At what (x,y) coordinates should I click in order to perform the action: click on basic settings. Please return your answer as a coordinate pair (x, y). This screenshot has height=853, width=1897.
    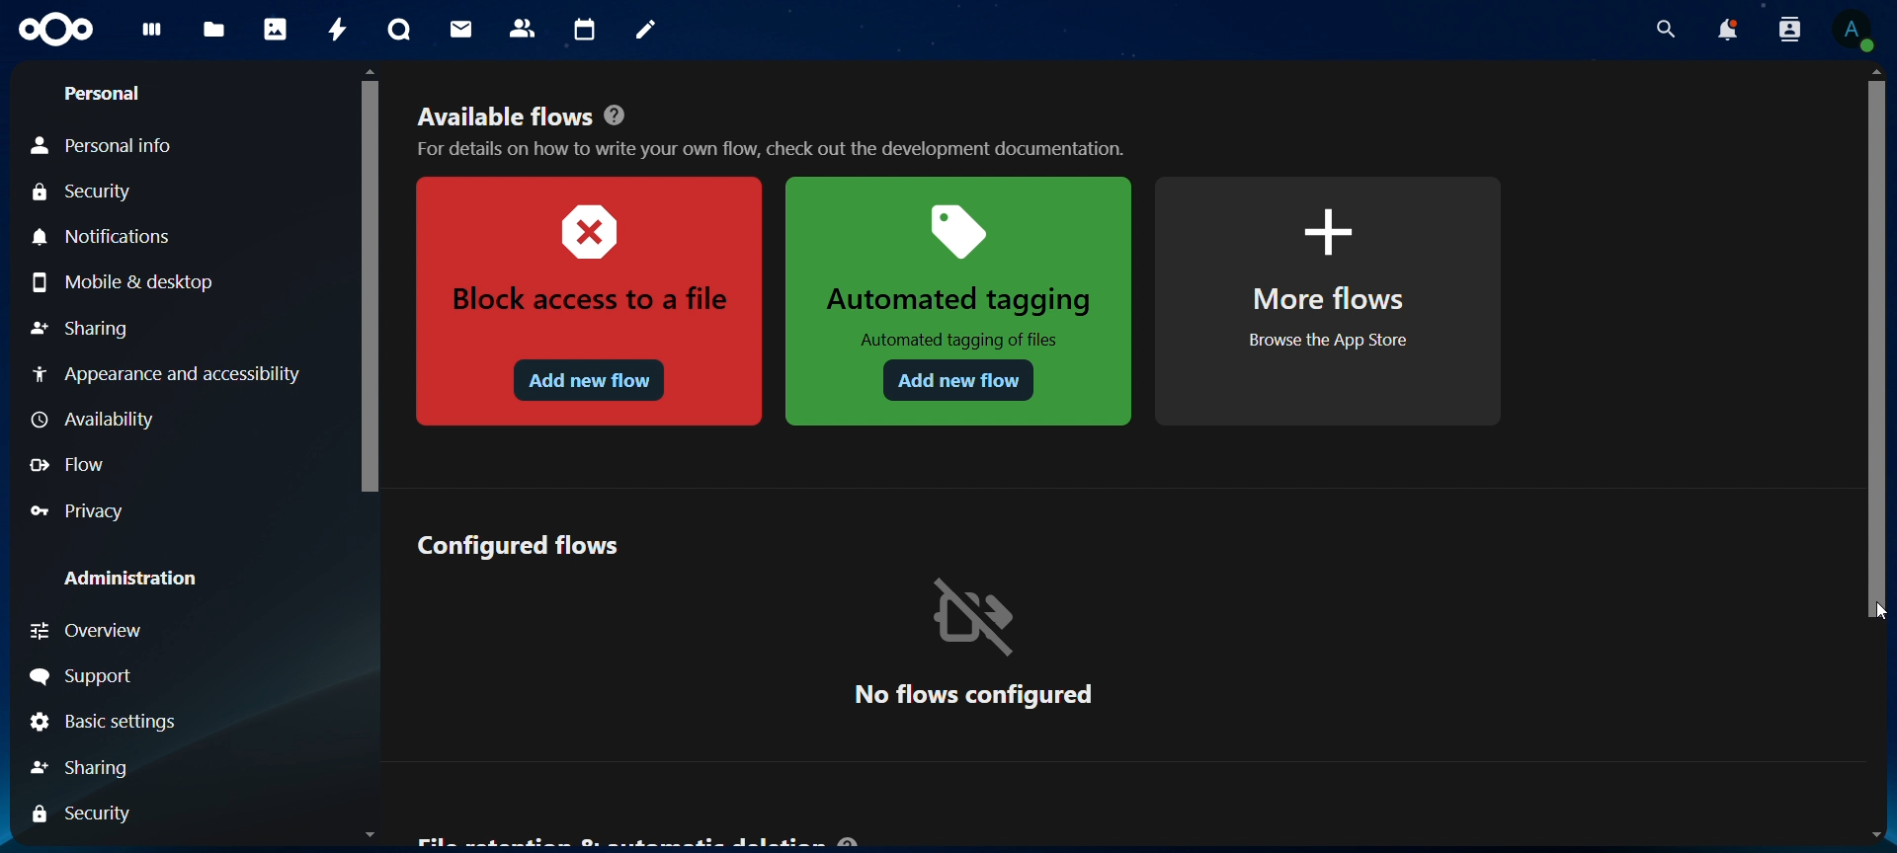
    Looking at the image, I should click on (106, 724).